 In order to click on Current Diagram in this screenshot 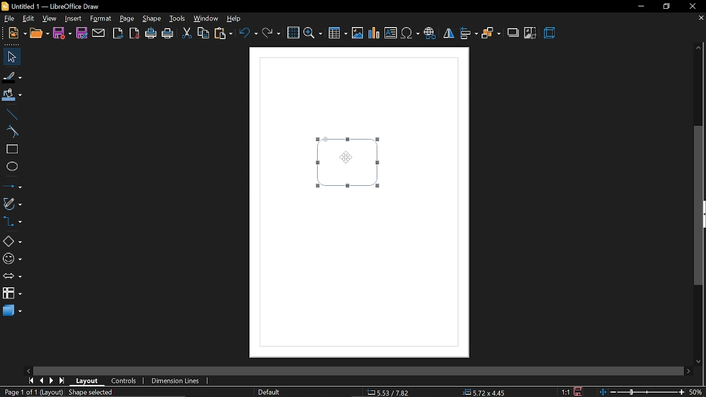, I will do `click(349, 163)`.